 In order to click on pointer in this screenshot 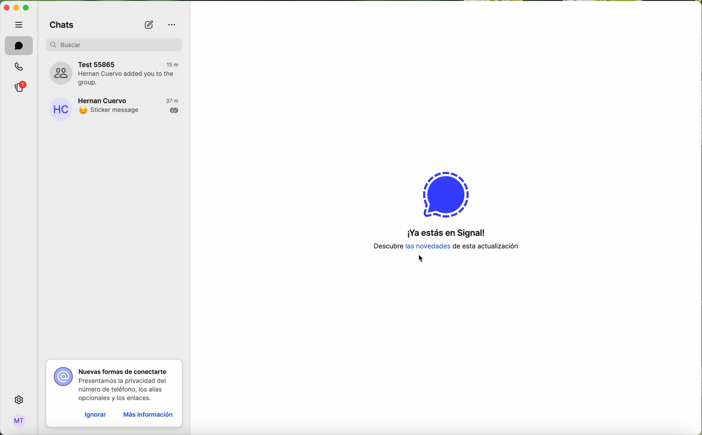, I will do `click(420, 260)`.